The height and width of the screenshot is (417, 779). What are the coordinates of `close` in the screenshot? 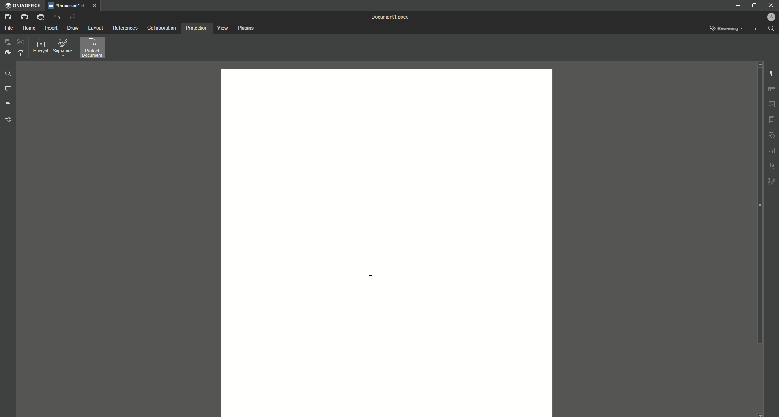 It's located at (95, 6).